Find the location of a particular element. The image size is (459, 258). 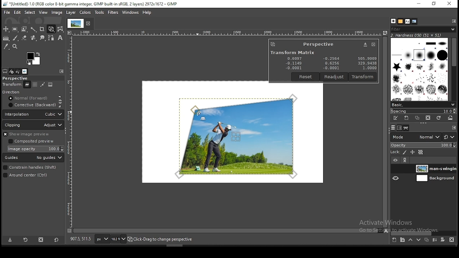

lock size and position is located at coordinates (412, 152).